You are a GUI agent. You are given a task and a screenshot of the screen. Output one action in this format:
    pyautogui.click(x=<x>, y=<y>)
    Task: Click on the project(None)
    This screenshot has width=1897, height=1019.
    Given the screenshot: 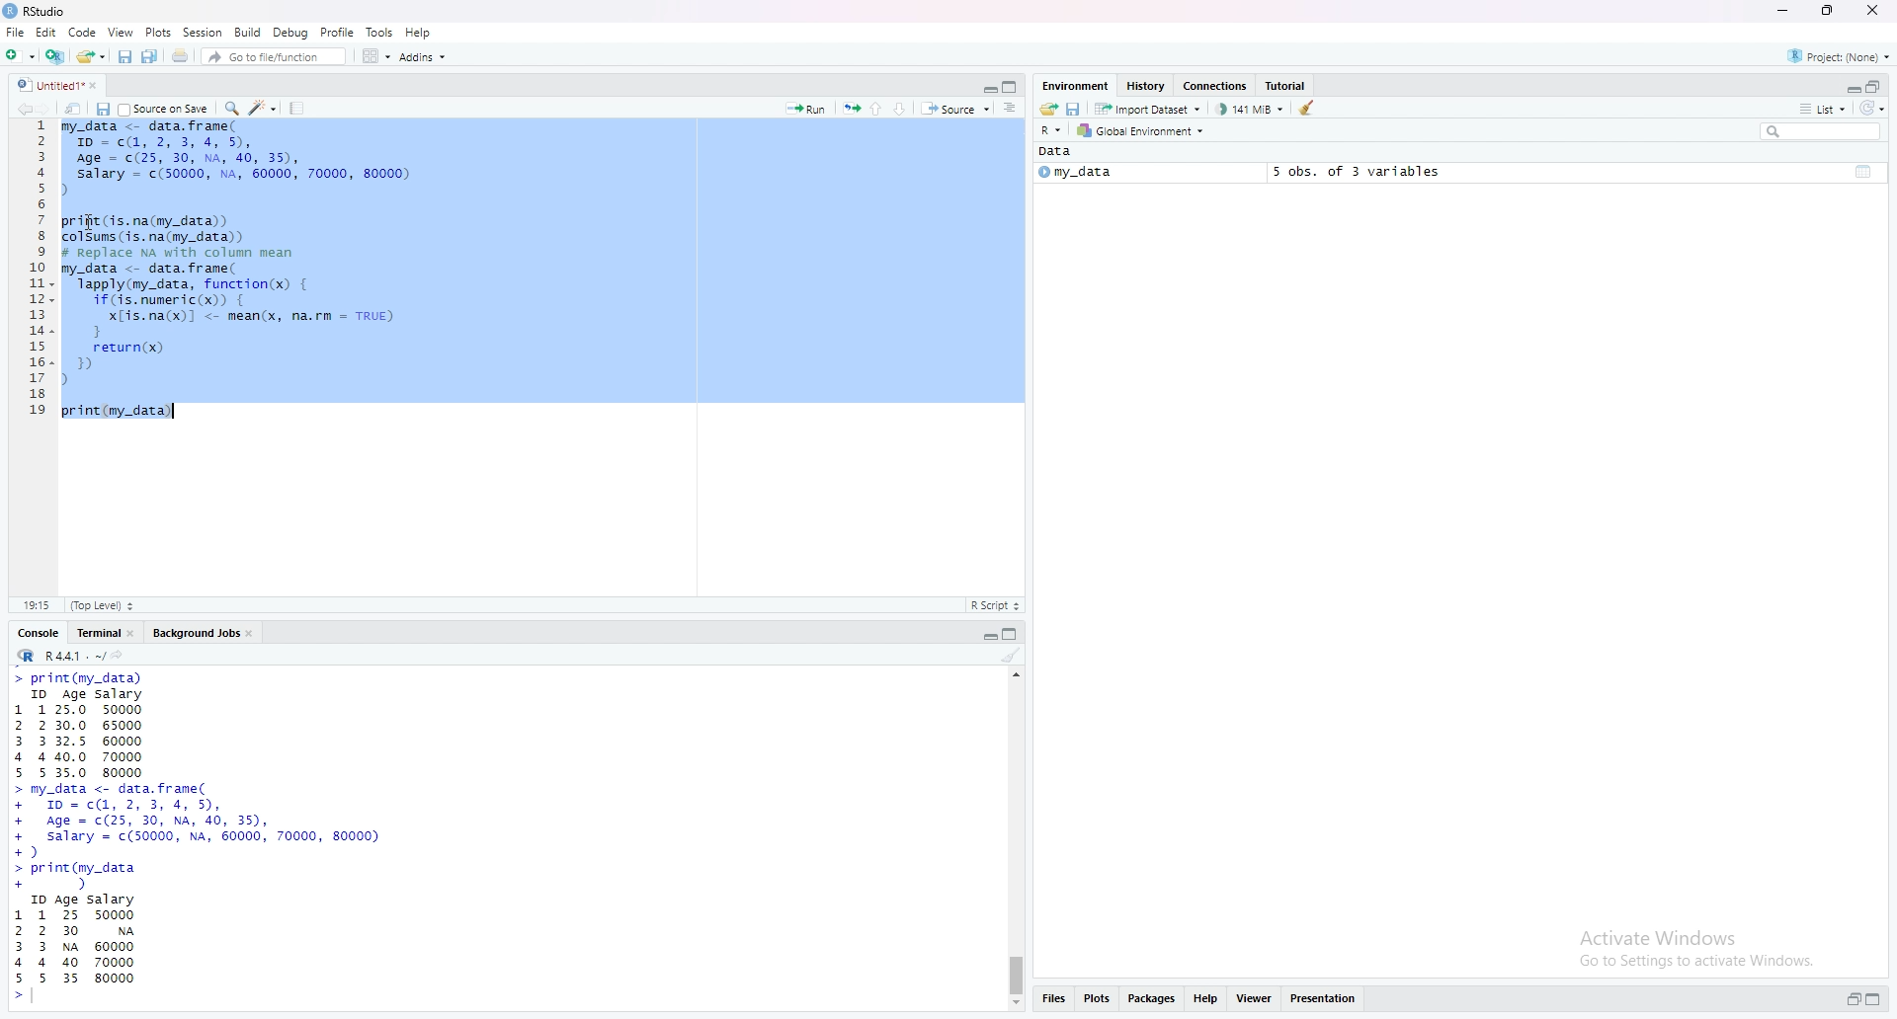 What is the action you would take?
    pyautogui.click(x=1842, y=59)
    